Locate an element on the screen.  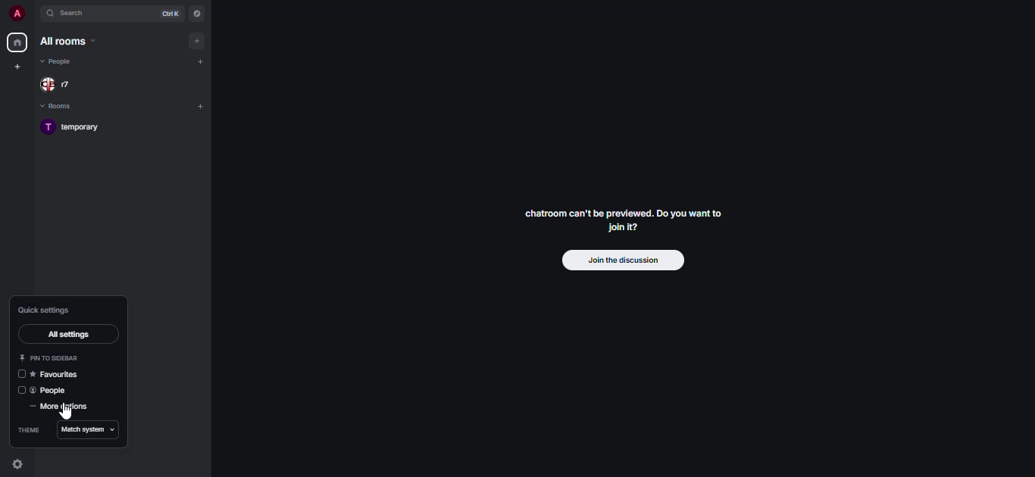
join the discussion is located at coordinates (624, 260).